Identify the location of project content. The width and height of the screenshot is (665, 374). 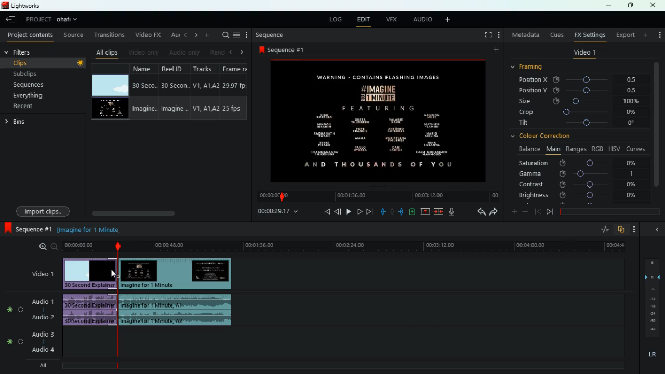
(31, 36).